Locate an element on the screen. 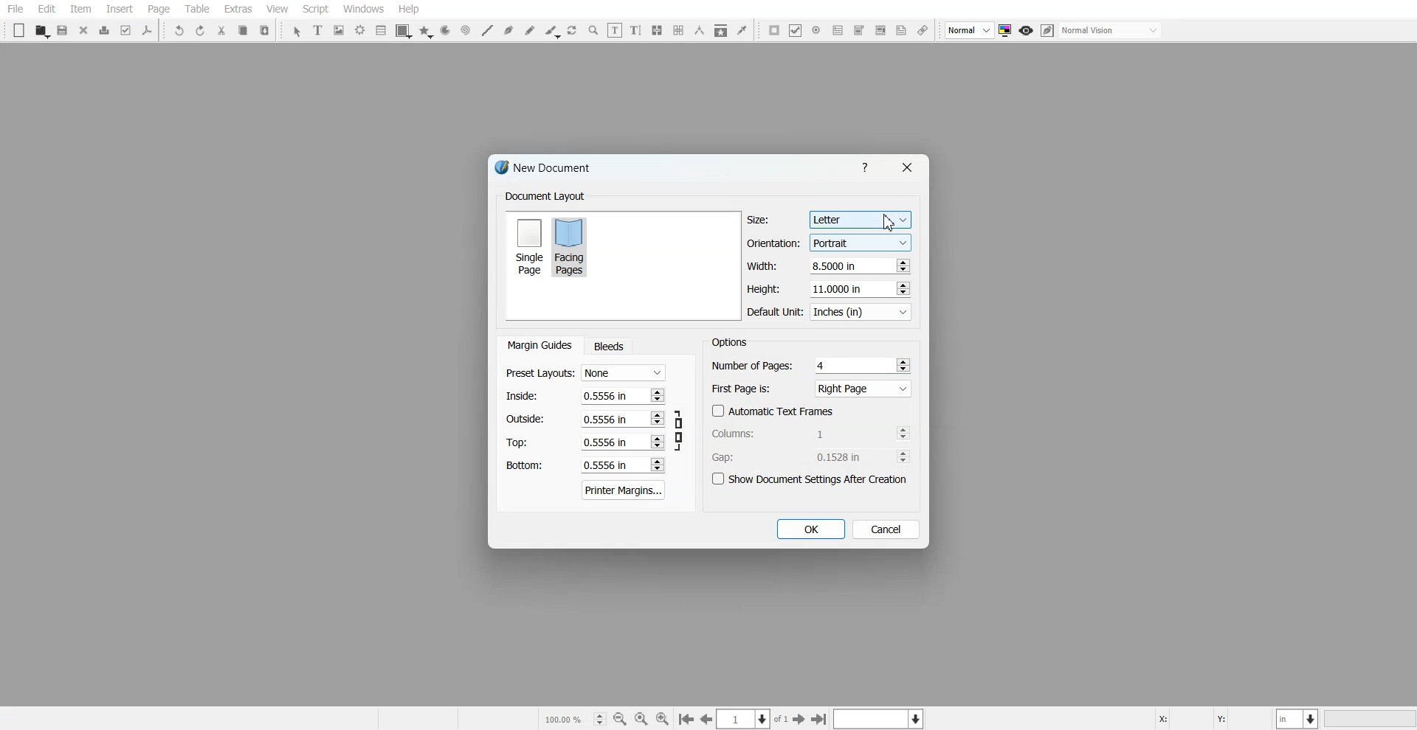  Show Document settings after Creation is located at coordinates (812, 479).